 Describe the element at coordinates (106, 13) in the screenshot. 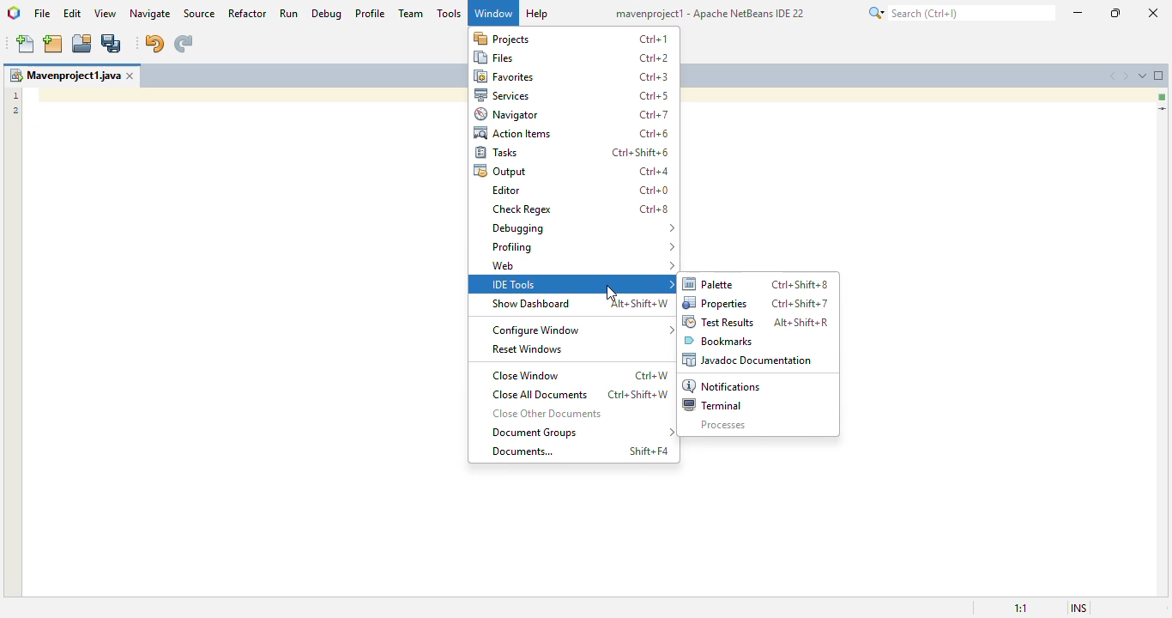

I see `view` at that location.